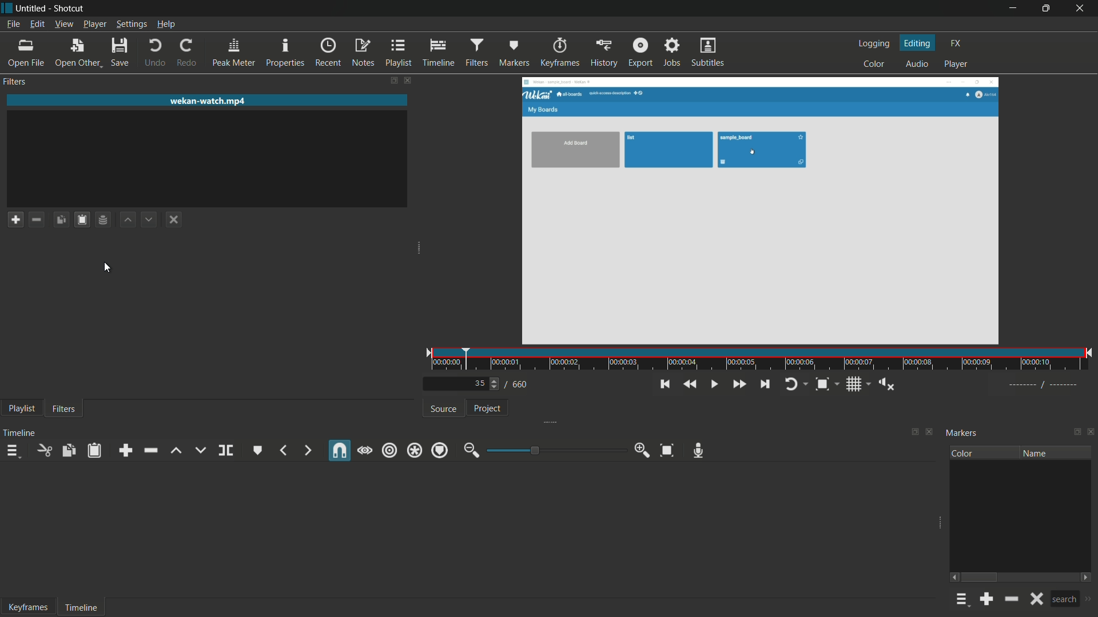 This screenshot has width=1098, height=617. What do you see at coordinates (707, 53) in the screenshot?
I see `subtitles` at bounding box center [707, 53].